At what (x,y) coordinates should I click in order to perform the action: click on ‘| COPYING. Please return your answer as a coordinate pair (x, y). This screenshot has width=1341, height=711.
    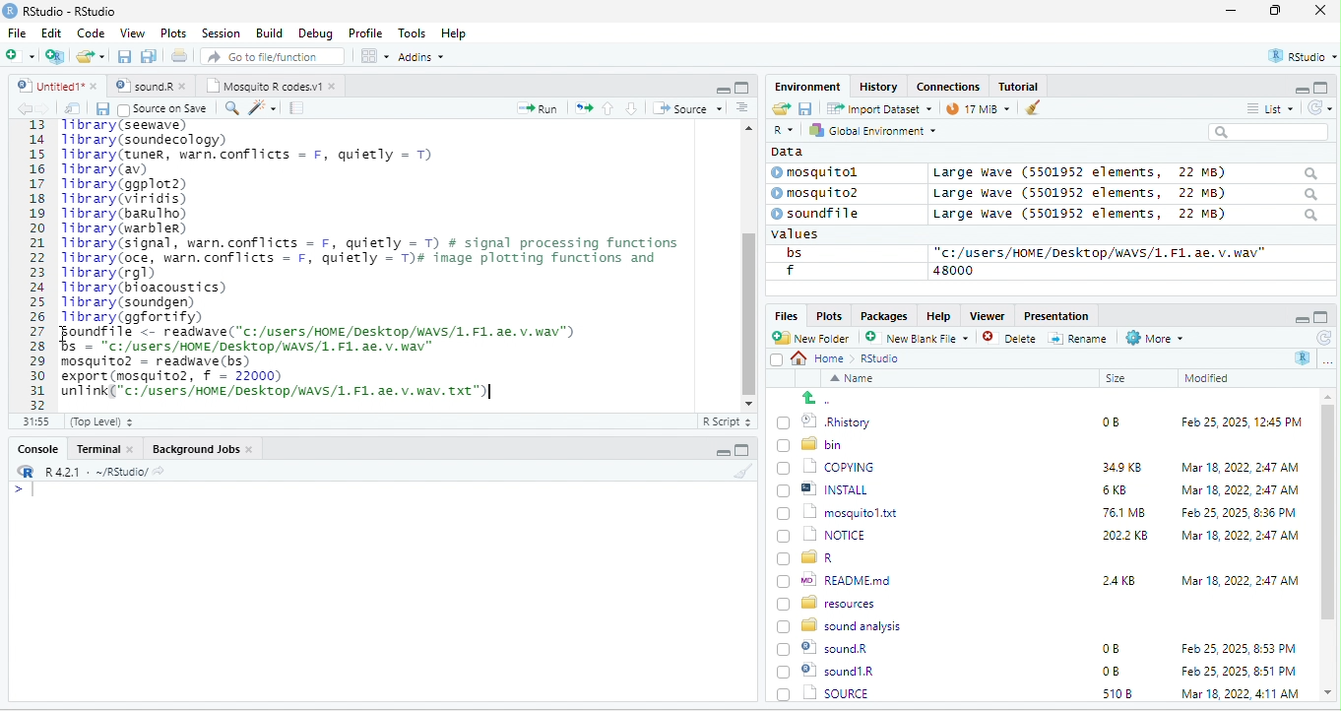
    Looking at the image, I should click on (826, 466).